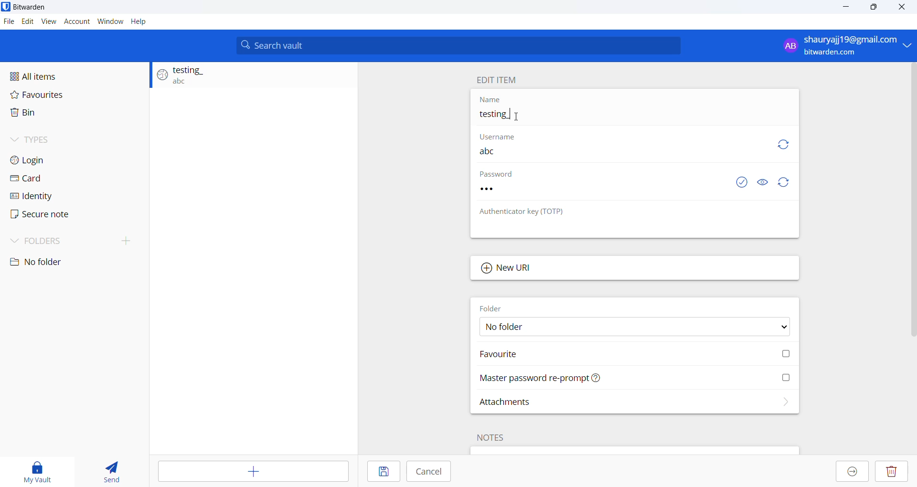 This screenshot has width=917, height=487. I want to click on Name heading, so click(488, 99).